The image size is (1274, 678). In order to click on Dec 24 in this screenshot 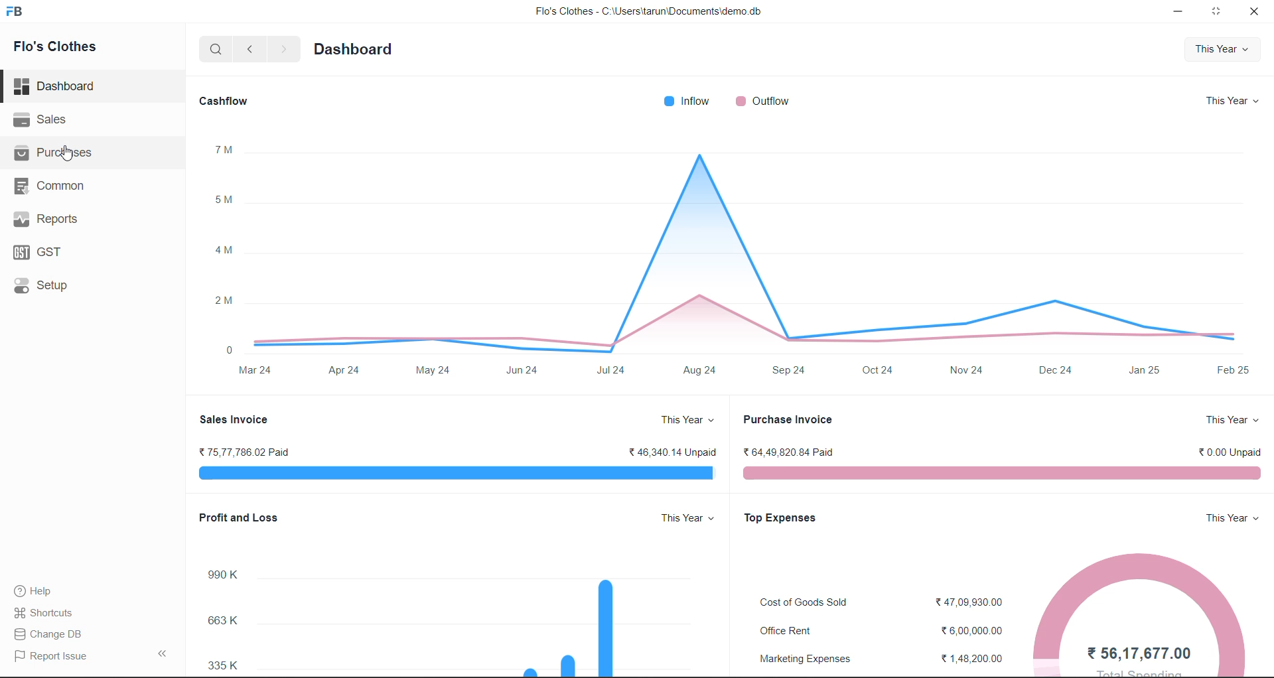, I will do `click(1053, 371)`.